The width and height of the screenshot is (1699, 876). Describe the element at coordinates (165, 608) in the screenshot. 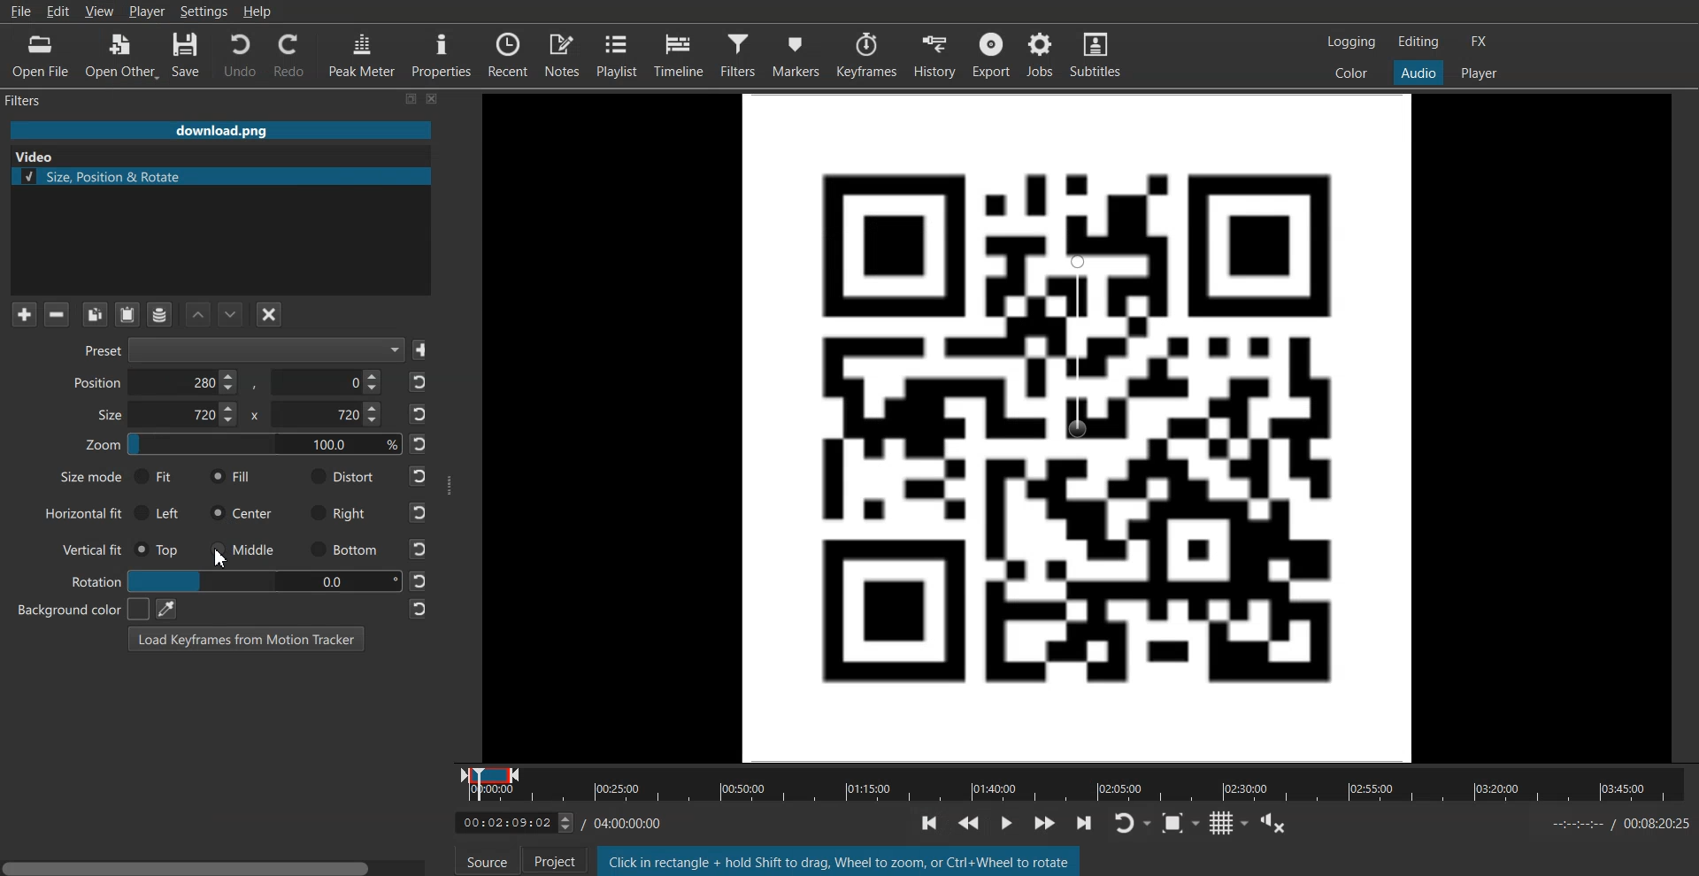

I see `Pic color from the screen` at that location.